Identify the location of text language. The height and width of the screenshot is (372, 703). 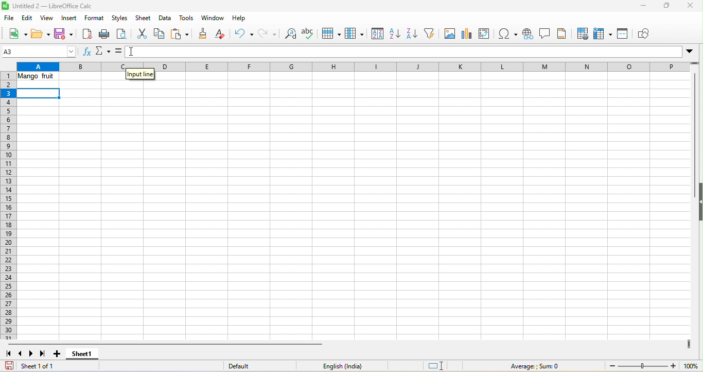
(343, 365).